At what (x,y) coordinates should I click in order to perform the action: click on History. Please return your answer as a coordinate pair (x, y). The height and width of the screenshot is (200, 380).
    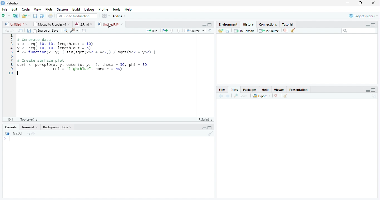
    Looking at the image, I should click on (248, 24).